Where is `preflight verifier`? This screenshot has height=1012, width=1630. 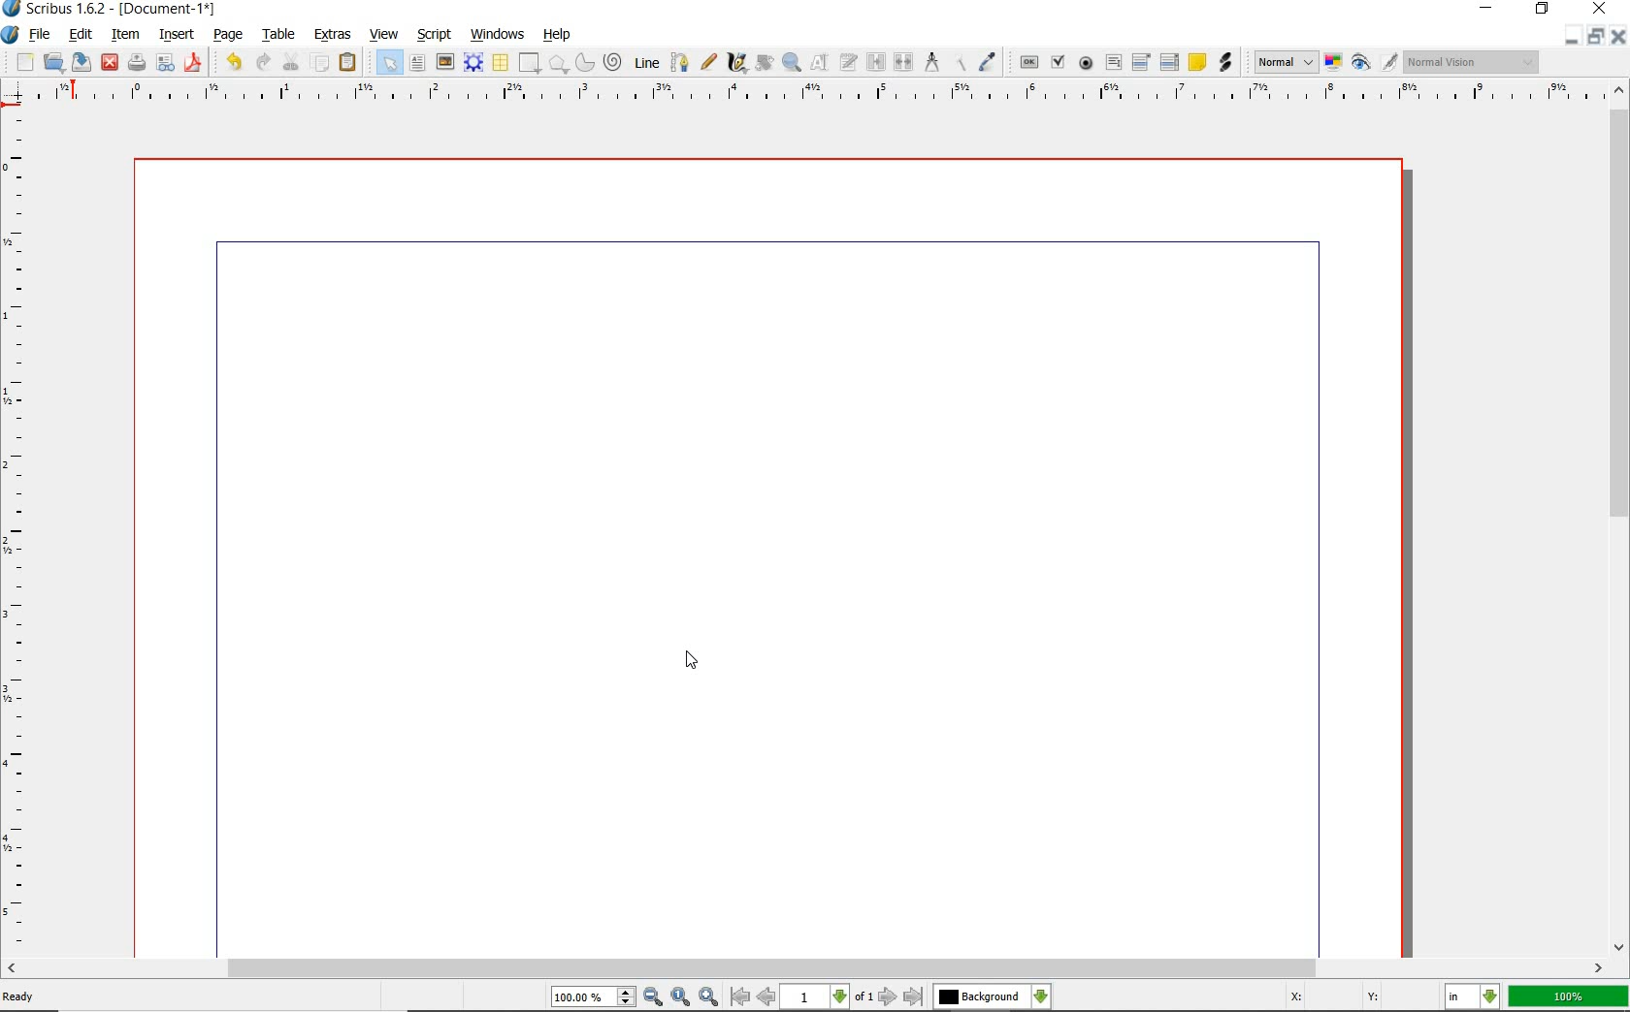 preflight verifier is located at coordinates (167, 61).